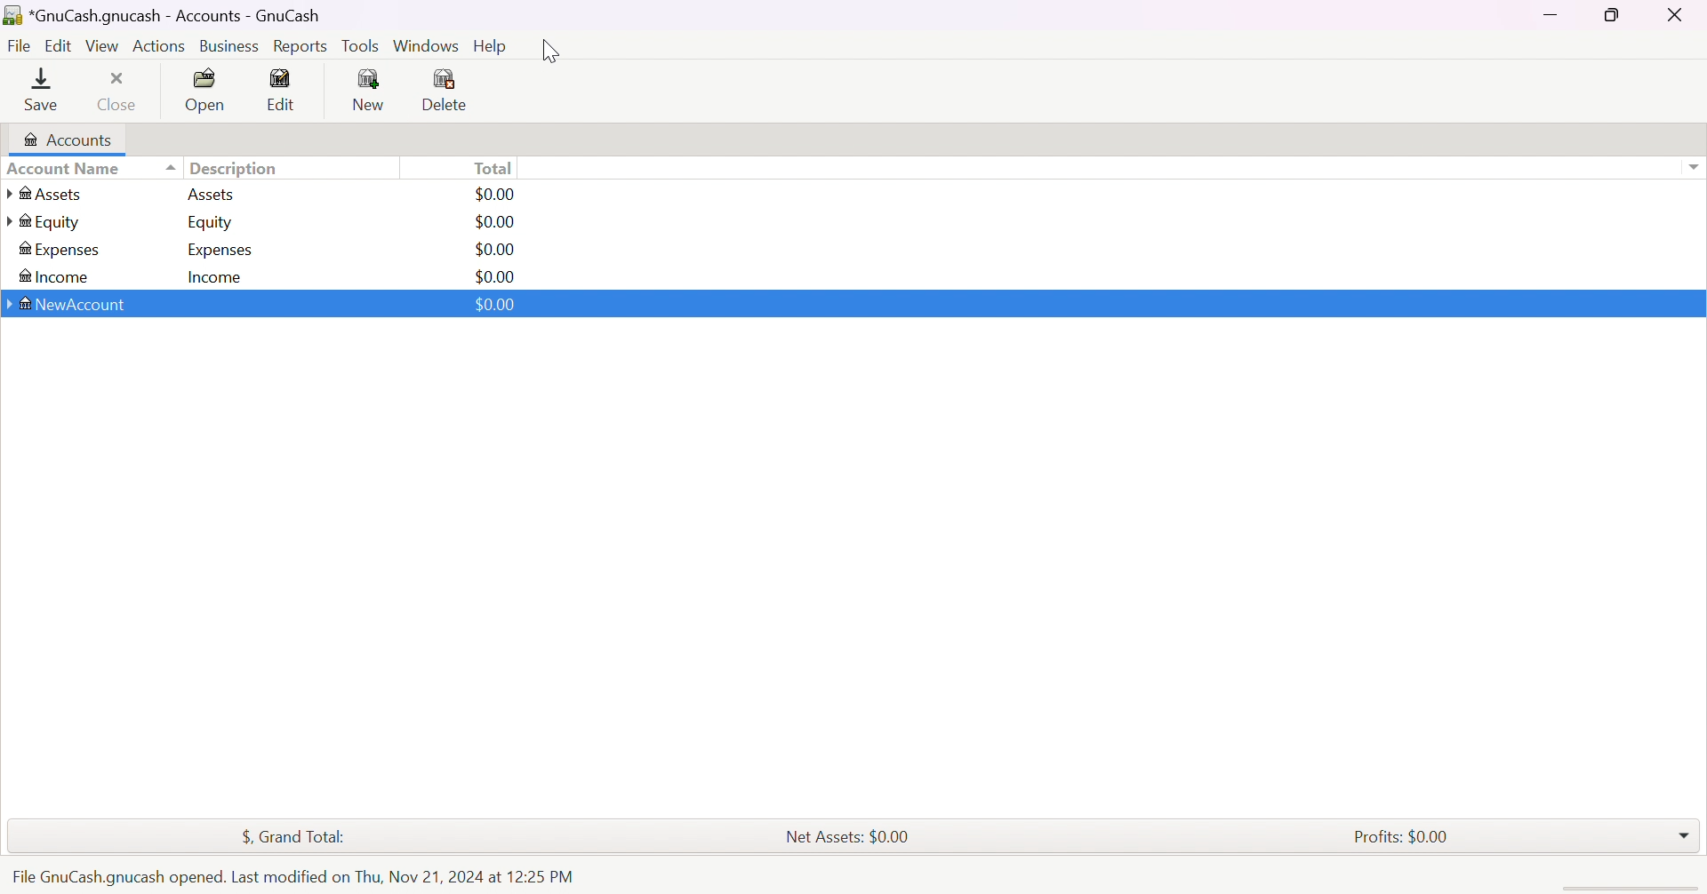 Image resolution: width=1707 pixels, height=894 pixels. What do you see at coordinates (292, 876) in the screenshot?
I see `File GnuCash opened. Last modified on Thu, Nov 21, 2024 at 12:25 PM` at bounding box center [292, 876].